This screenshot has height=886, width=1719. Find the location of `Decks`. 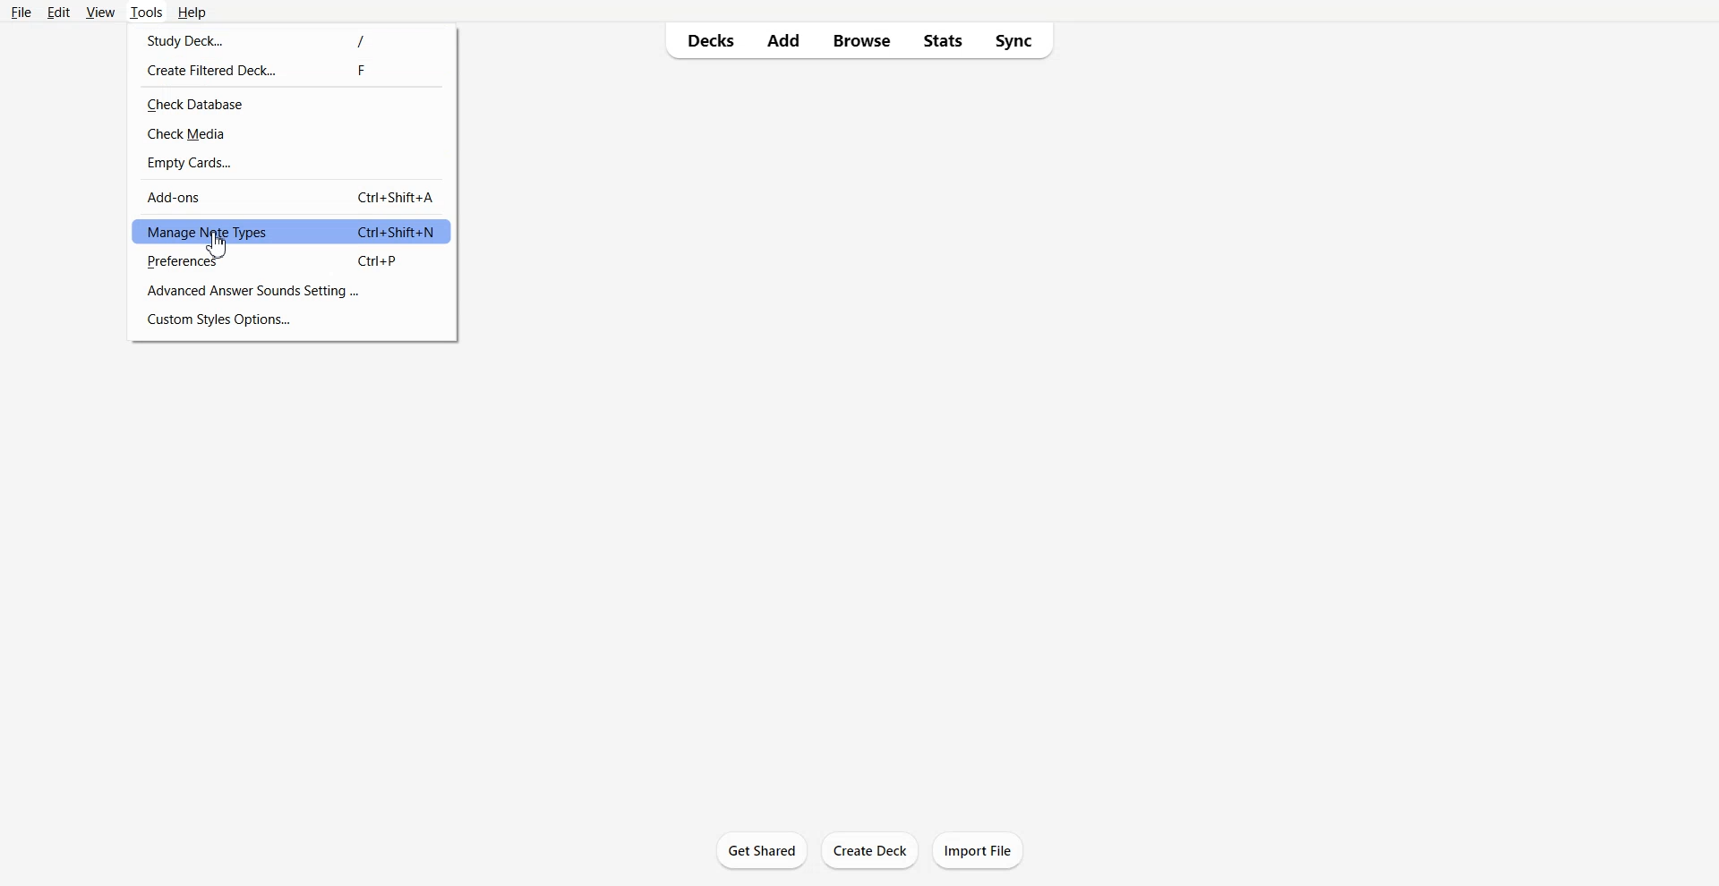

Decks is located at coordinates (706, 40).